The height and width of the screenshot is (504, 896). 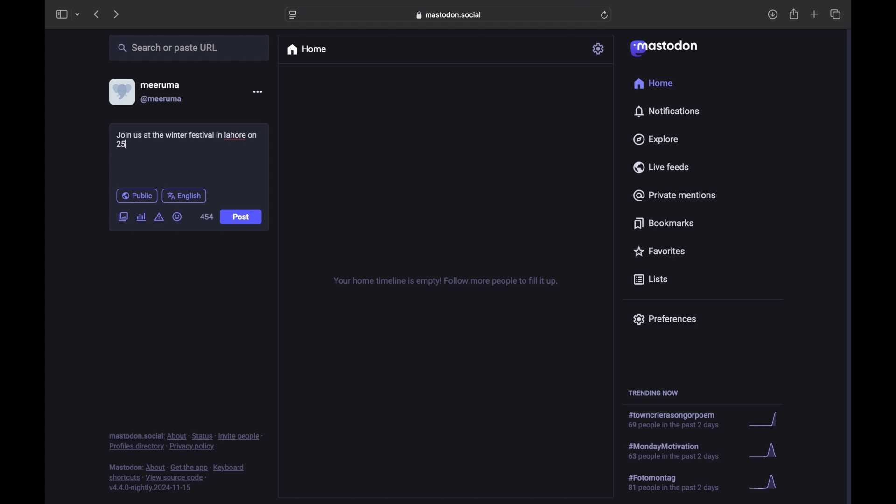 What do you see at coordinates (207, 217) in the screenshot?
I see `454` at bounding box center [207, 217].